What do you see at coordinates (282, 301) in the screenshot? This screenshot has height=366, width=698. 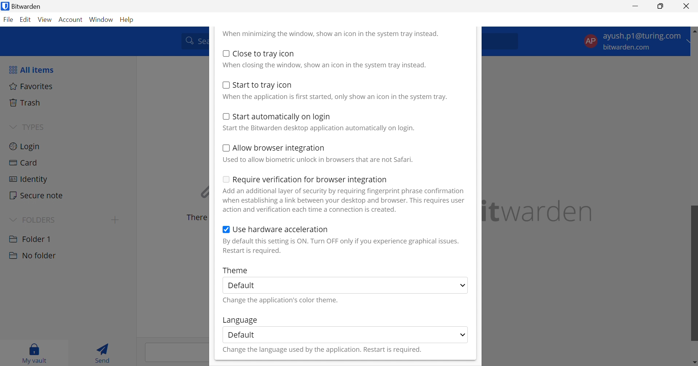 I see `Change the application's color theme.` at bounding box center [282, 301].